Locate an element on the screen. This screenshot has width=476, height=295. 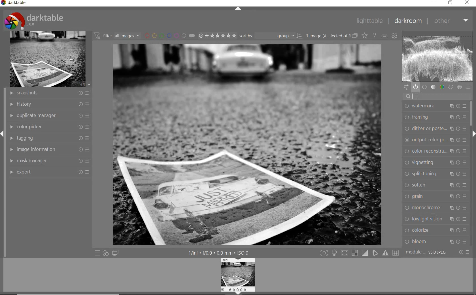
minimize is located at coordinates (434, 2).